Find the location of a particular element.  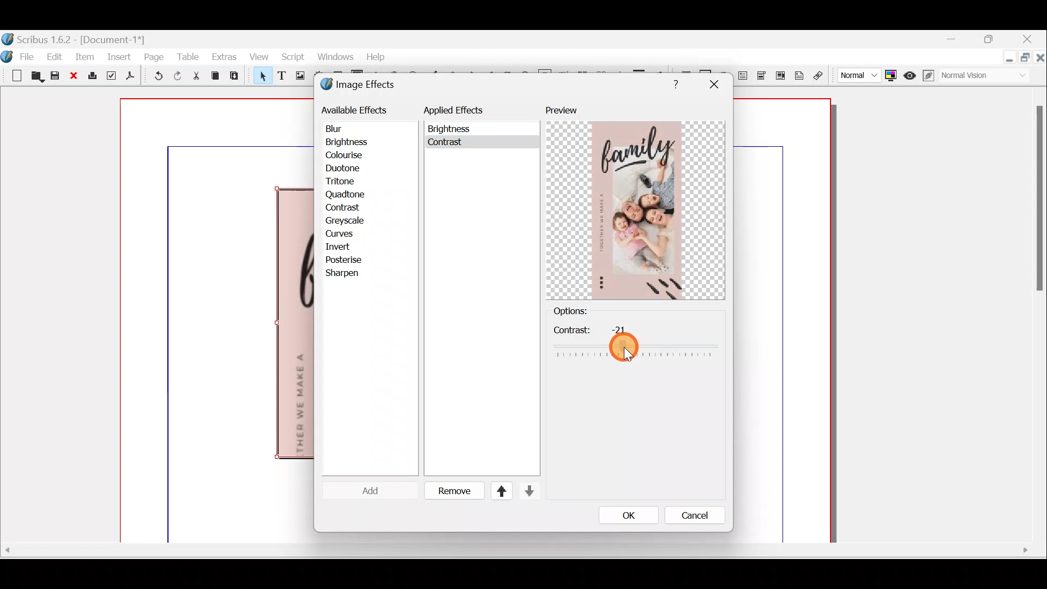

Paste is located at coordinates (237, 77).